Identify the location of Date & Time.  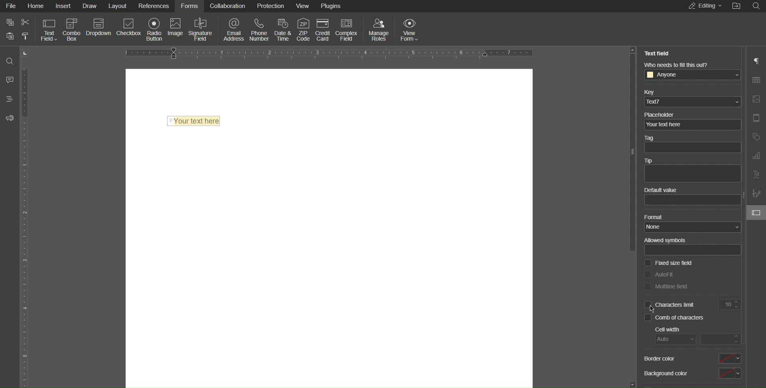
(281, 29).